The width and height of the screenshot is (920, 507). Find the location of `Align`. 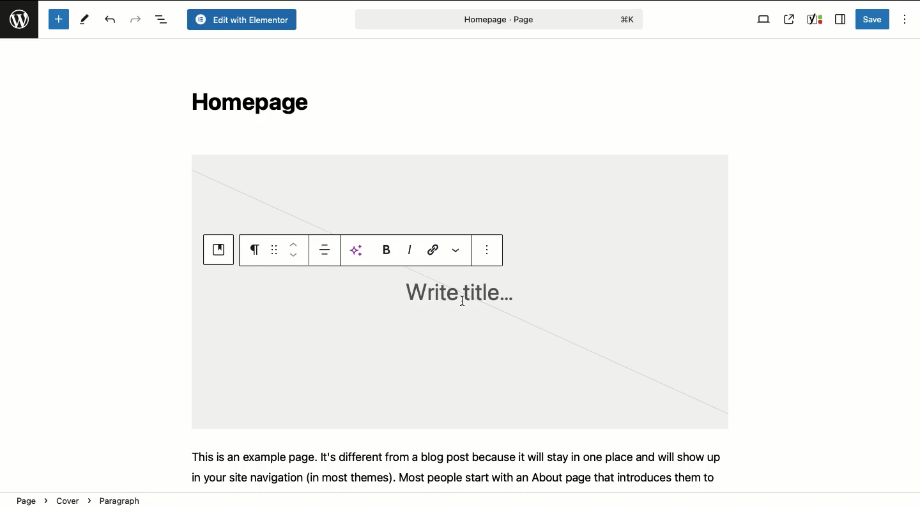

Align is located at coordinates (323, 250).